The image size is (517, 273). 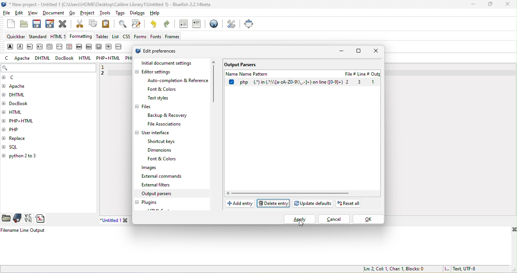 What do you see at coordinates (342, 51) in the screenshot?
I see `minimize` at bounding box center [342, 51].